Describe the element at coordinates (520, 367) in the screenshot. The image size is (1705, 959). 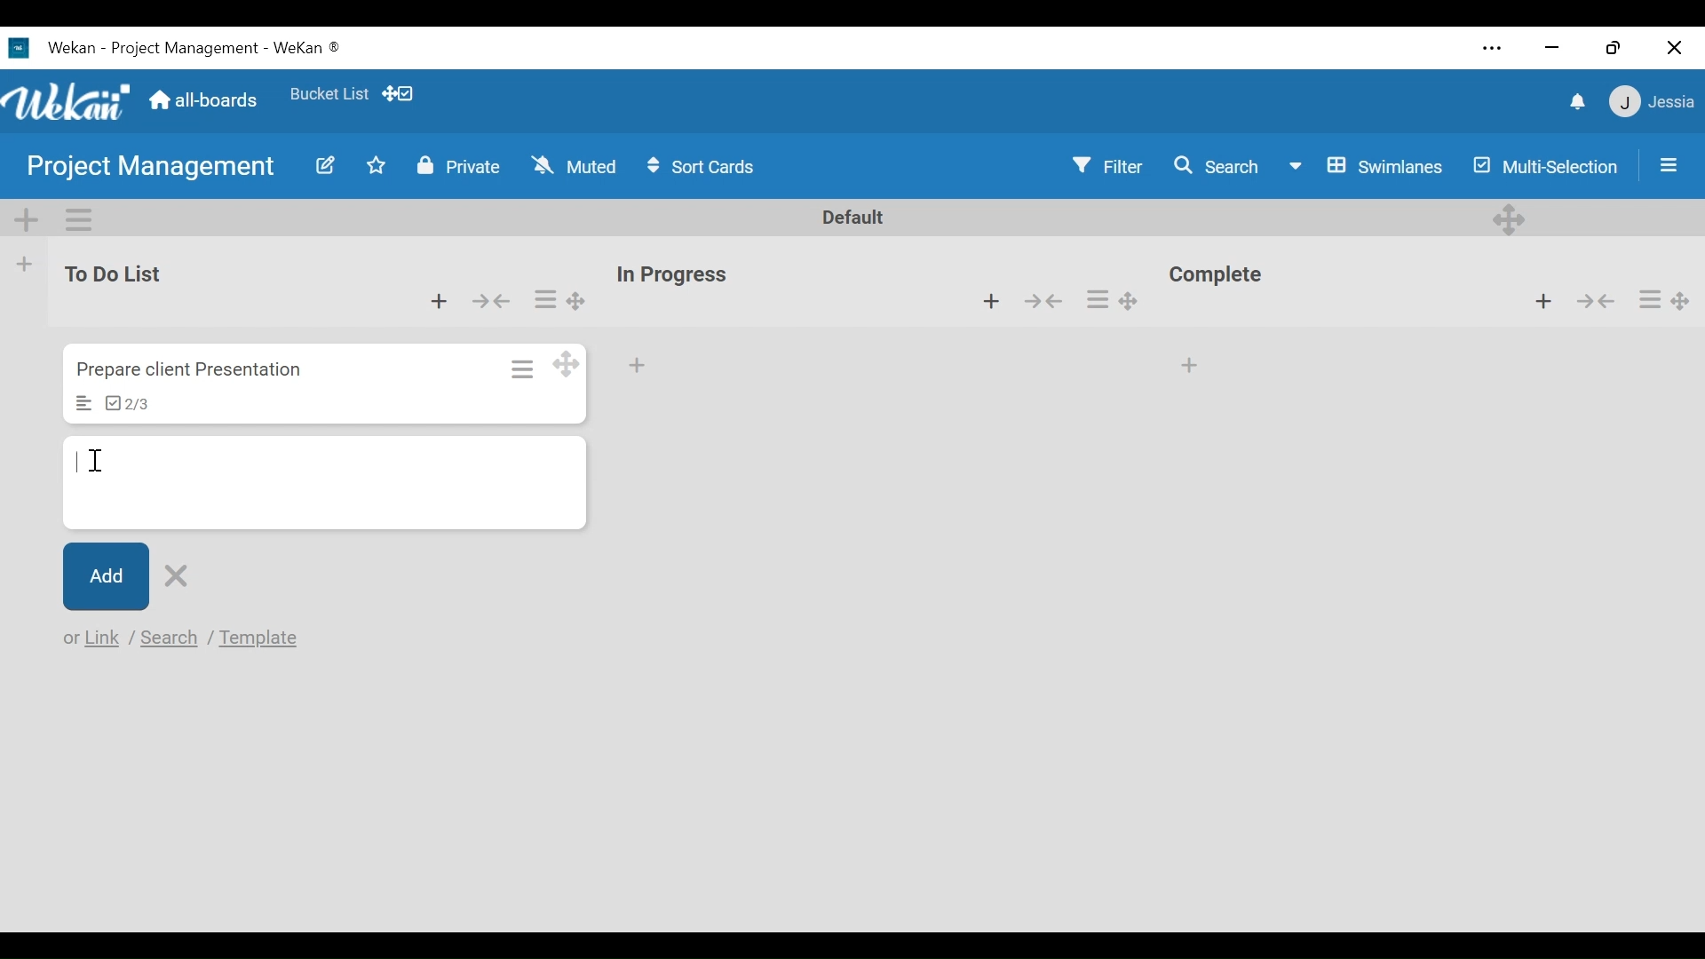
I see `Card actions` at that location.